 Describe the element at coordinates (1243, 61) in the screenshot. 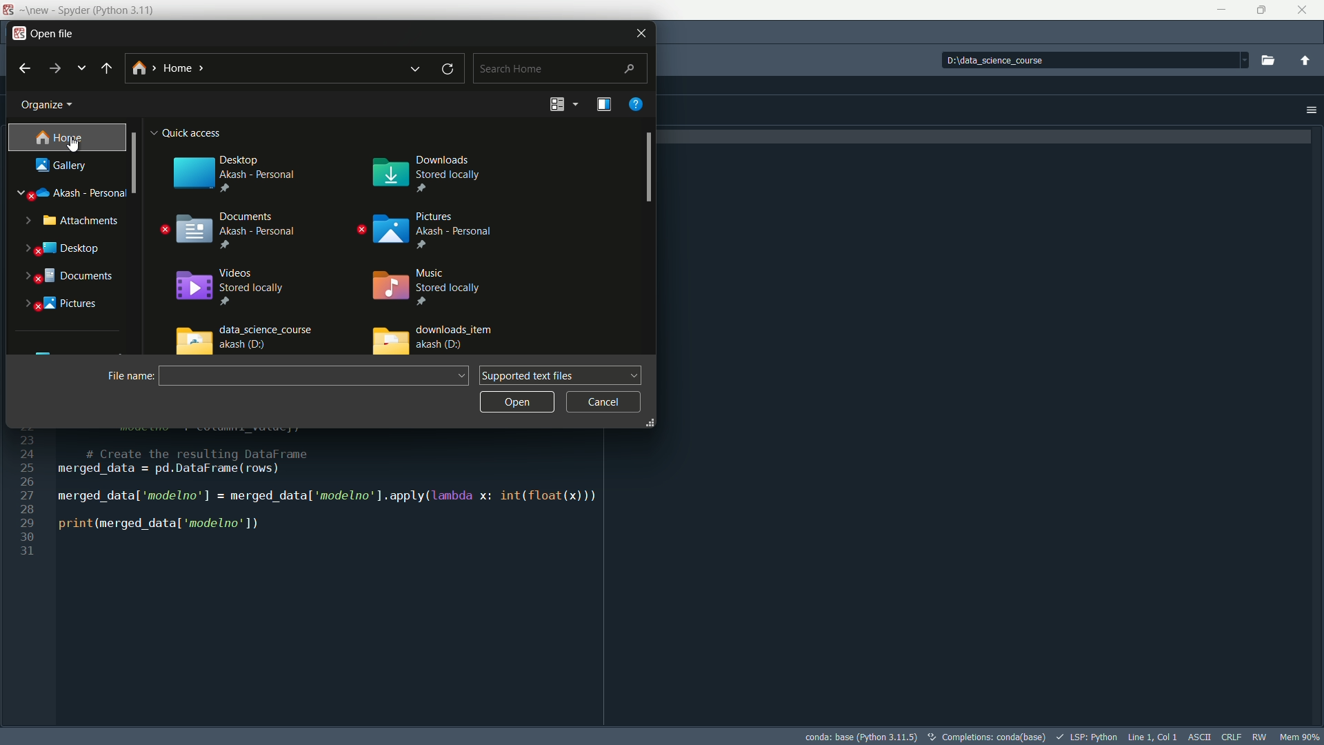

I see `Dropdown` at that location.